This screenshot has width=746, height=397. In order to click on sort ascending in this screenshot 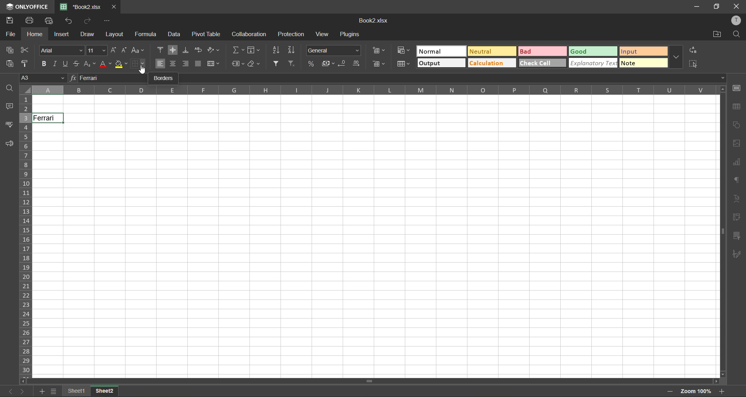, I will do `click(276, 50)`.